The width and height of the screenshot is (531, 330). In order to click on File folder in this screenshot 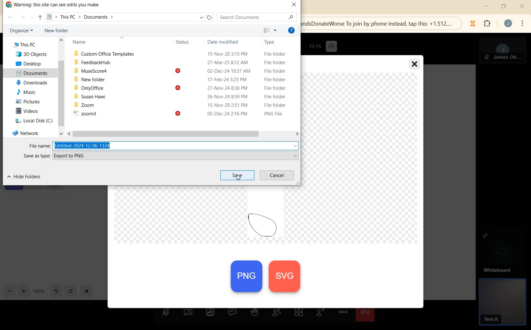, I will do `click(279, 62)`.